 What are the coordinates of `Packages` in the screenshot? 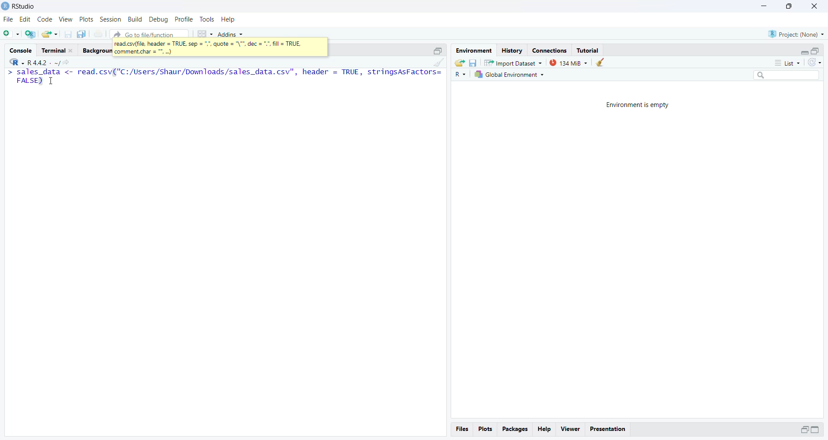 It's located at (516, 430).